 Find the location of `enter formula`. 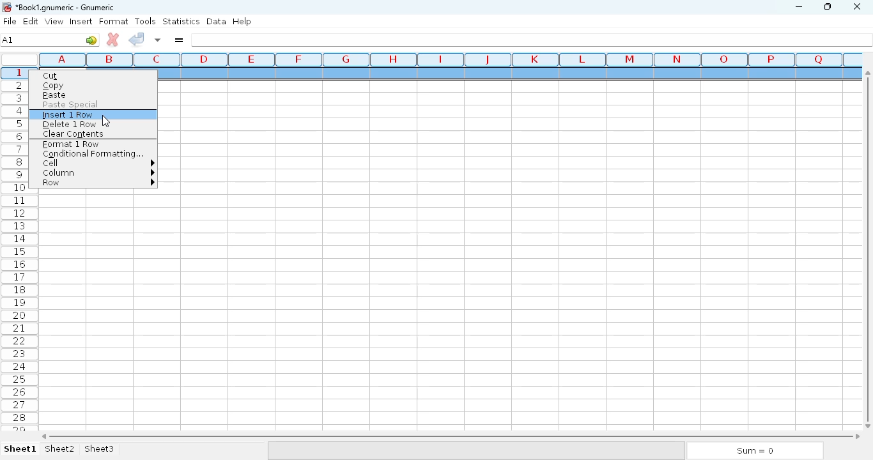

enter formula is located at coordinates (178, 40).